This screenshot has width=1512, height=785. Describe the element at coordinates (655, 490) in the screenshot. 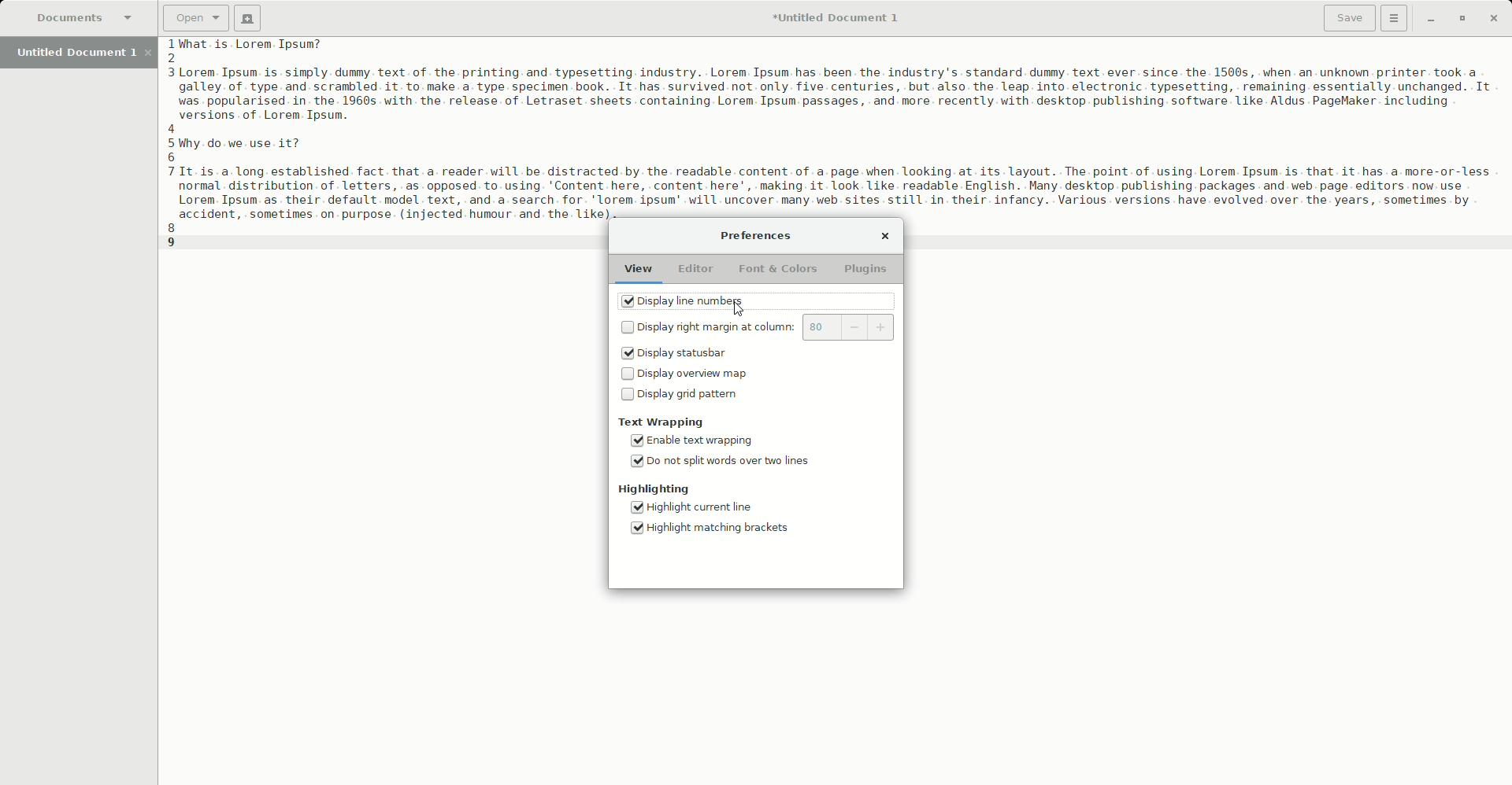

I see `Highlighting` at that location.